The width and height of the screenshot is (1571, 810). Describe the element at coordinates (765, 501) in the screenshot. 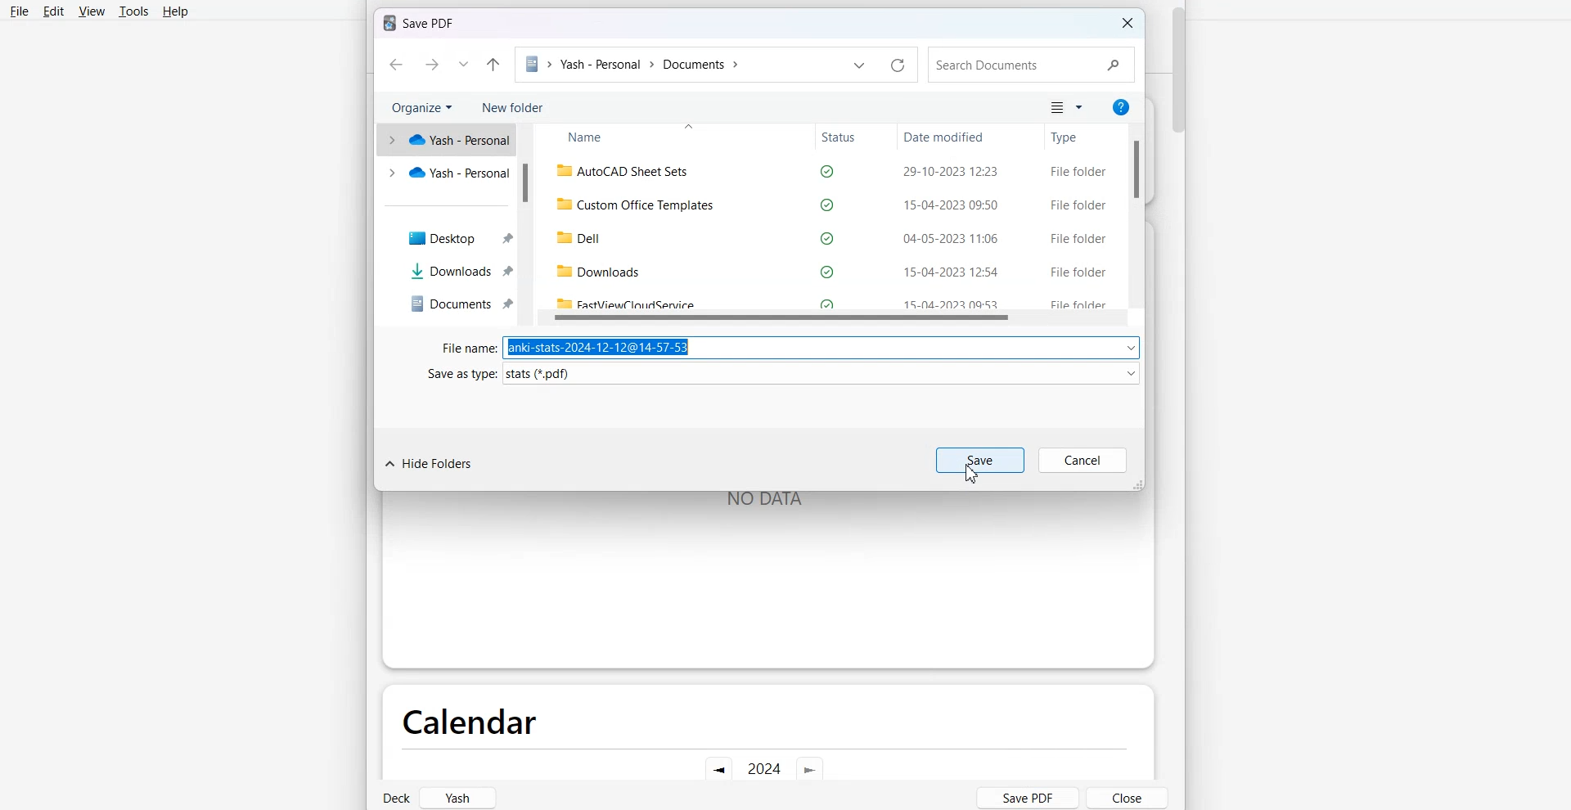

I see `NO DATA` at that location.